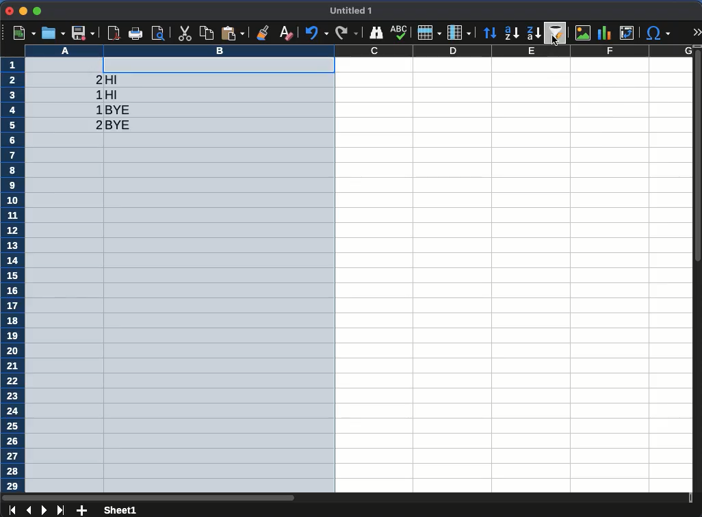 The height and width of the screenshot is (517, 702). Describe the element at coordinates (207, 33) in the screenshot. I see `paste` at that location.